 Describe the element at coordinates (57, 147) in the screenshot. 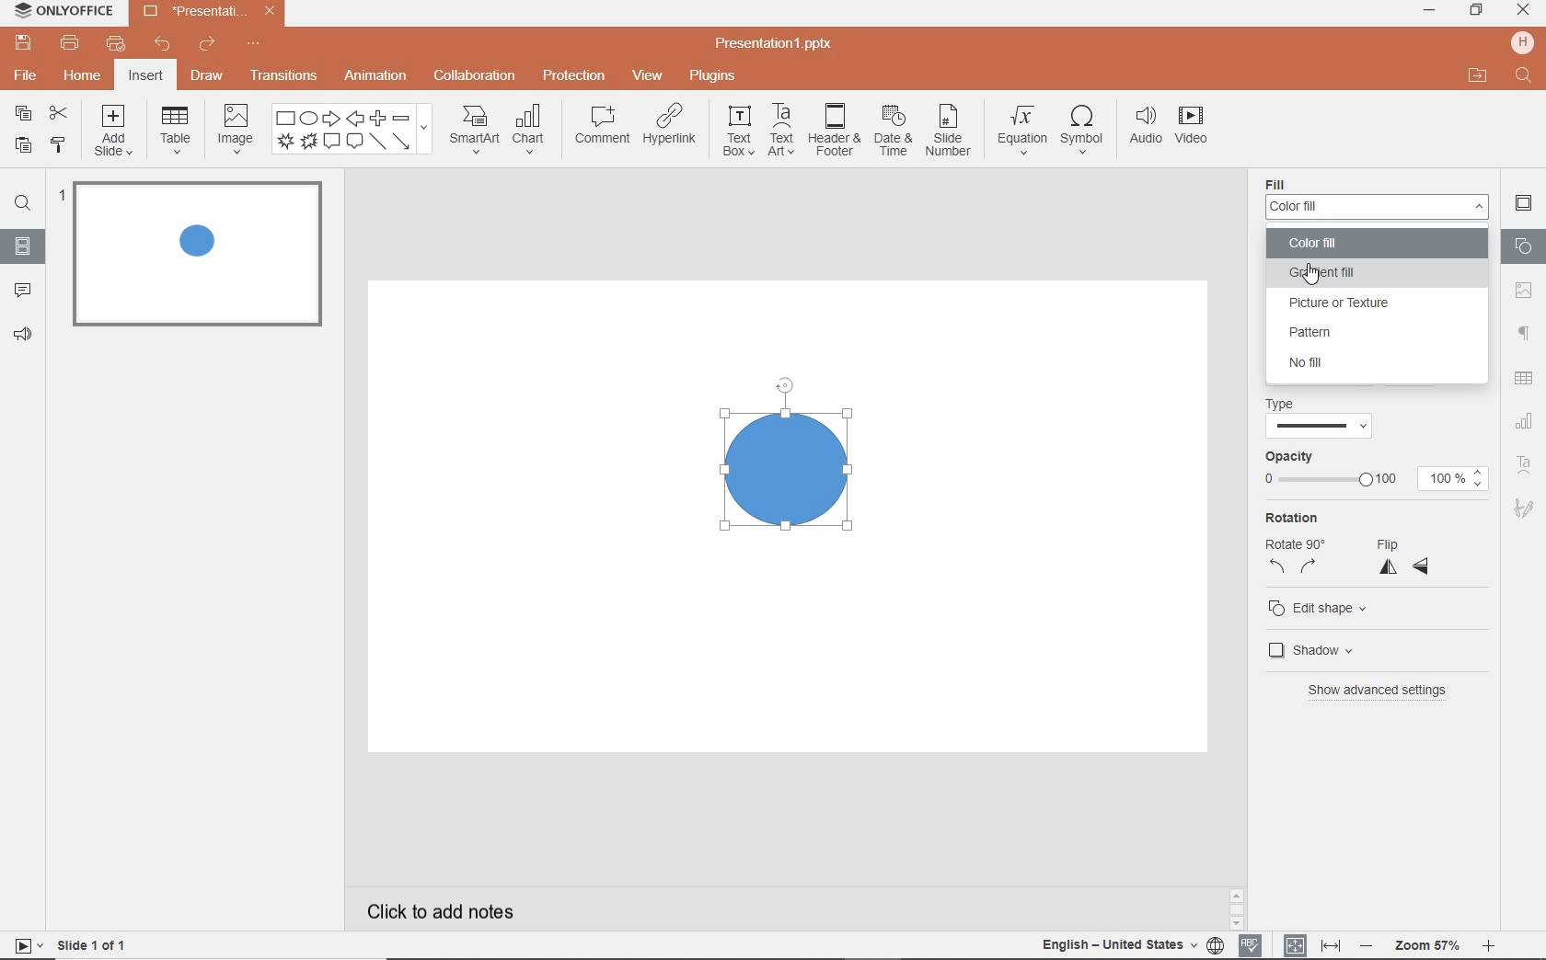

I see `copy style` at that location.